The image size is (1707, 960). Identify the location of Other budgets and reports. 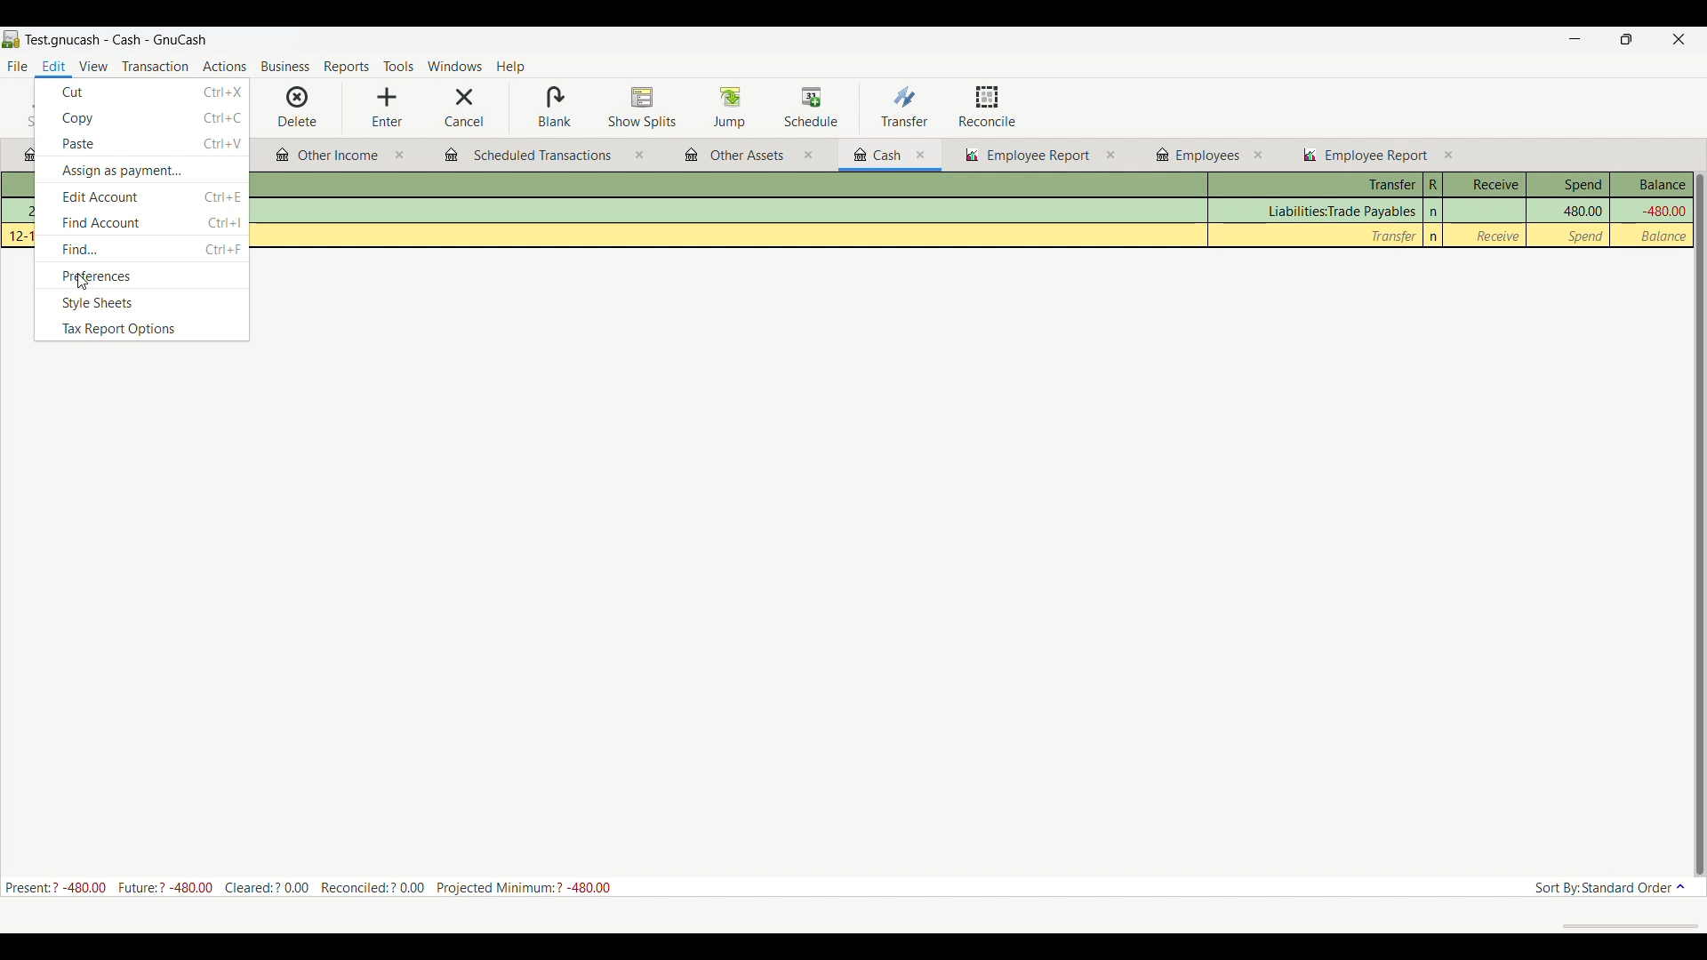
(327, 156).